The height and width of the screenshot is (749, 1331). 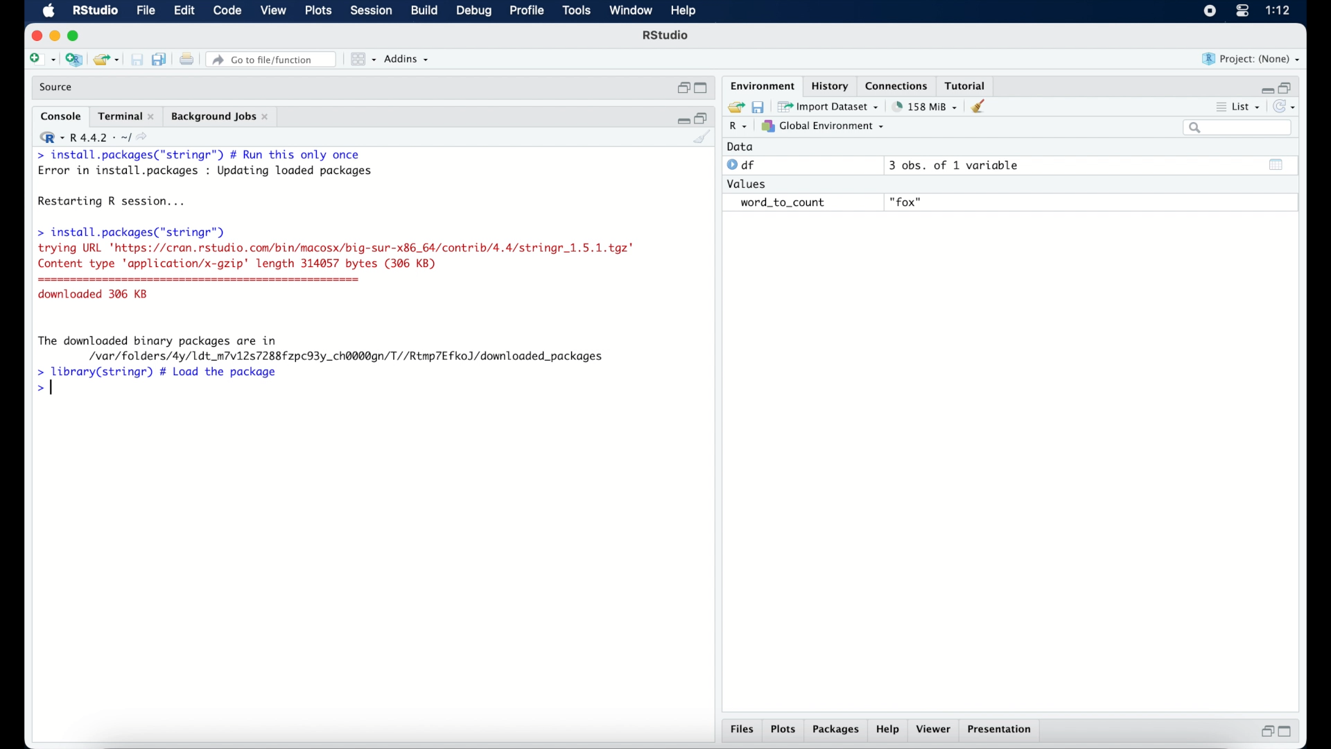 I want to click on global environment, so click(x=823, y=126).